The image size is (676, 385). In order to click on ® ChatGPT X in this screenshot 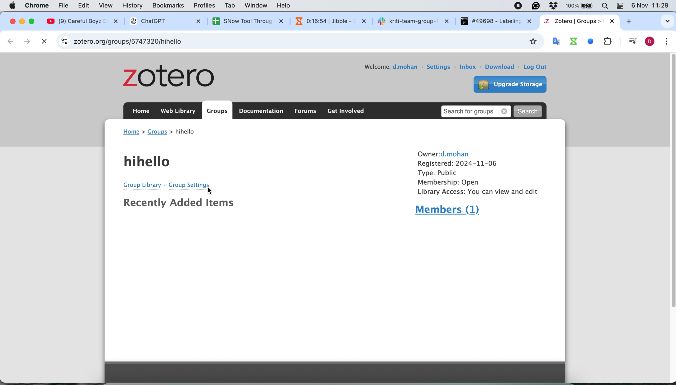, I will do `click(164, 21)`.